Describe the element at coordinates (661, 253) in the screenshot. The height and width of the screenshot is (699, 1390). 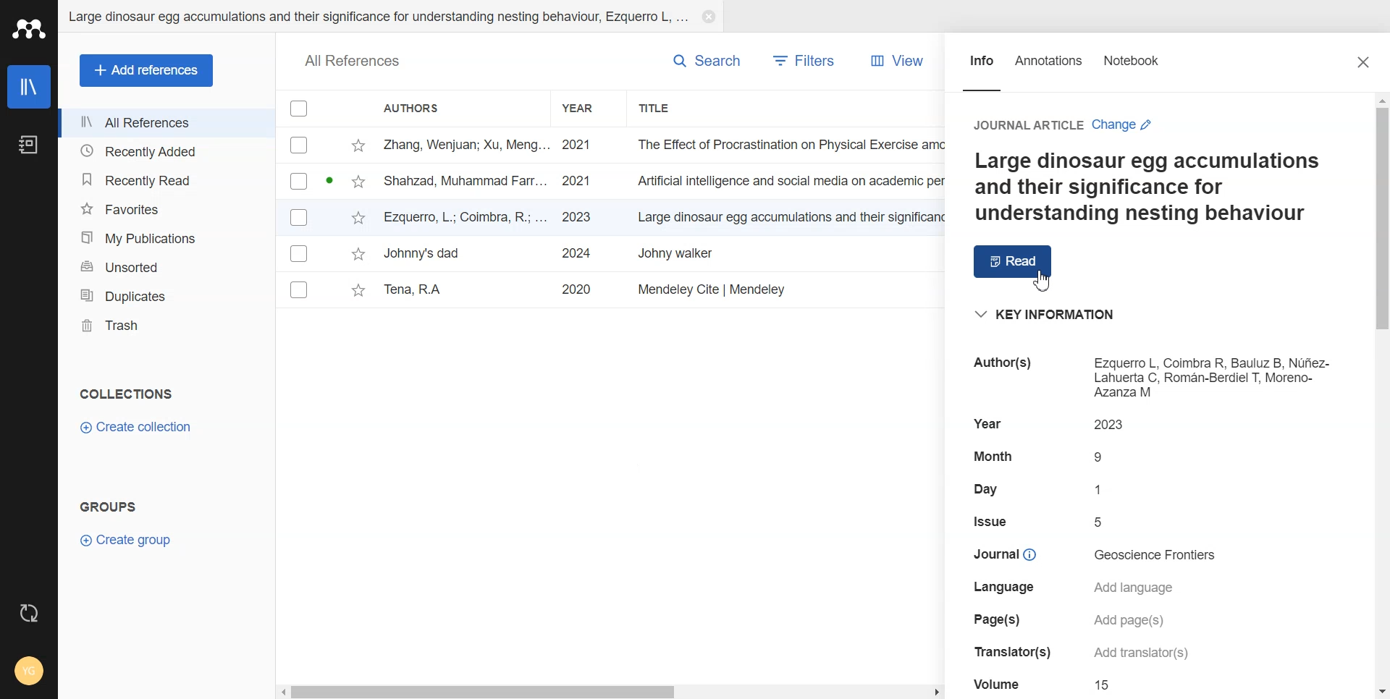
I see `File` at that location.